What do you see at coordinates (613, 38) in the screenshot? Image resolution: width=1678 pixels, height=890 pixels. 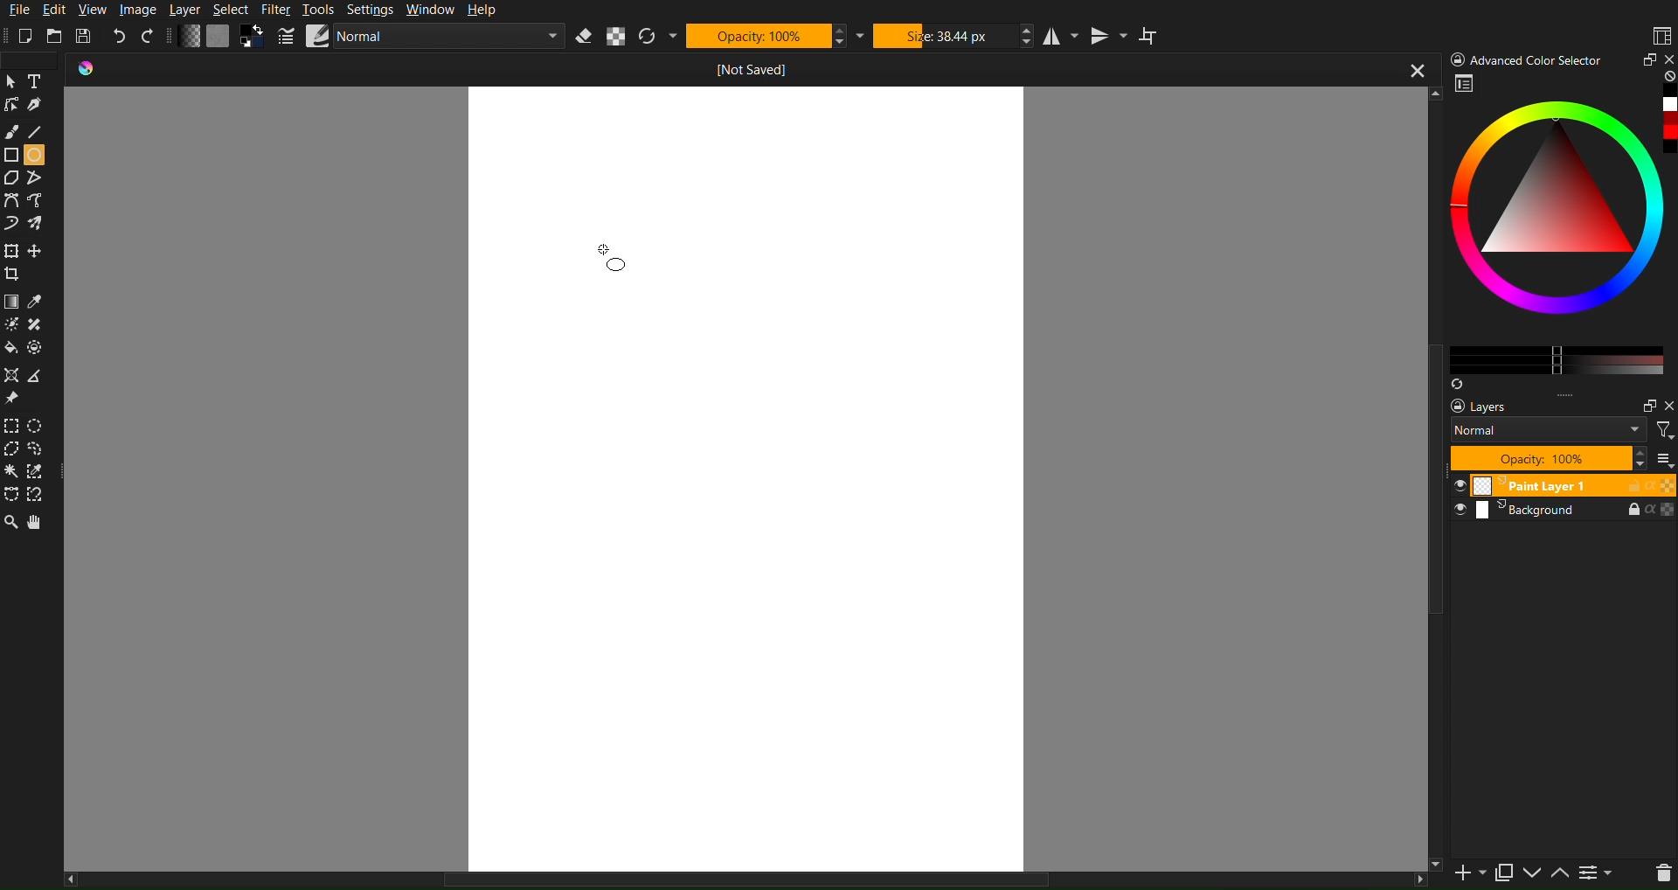 I see `Alpha` at bounding box center [613, 38].